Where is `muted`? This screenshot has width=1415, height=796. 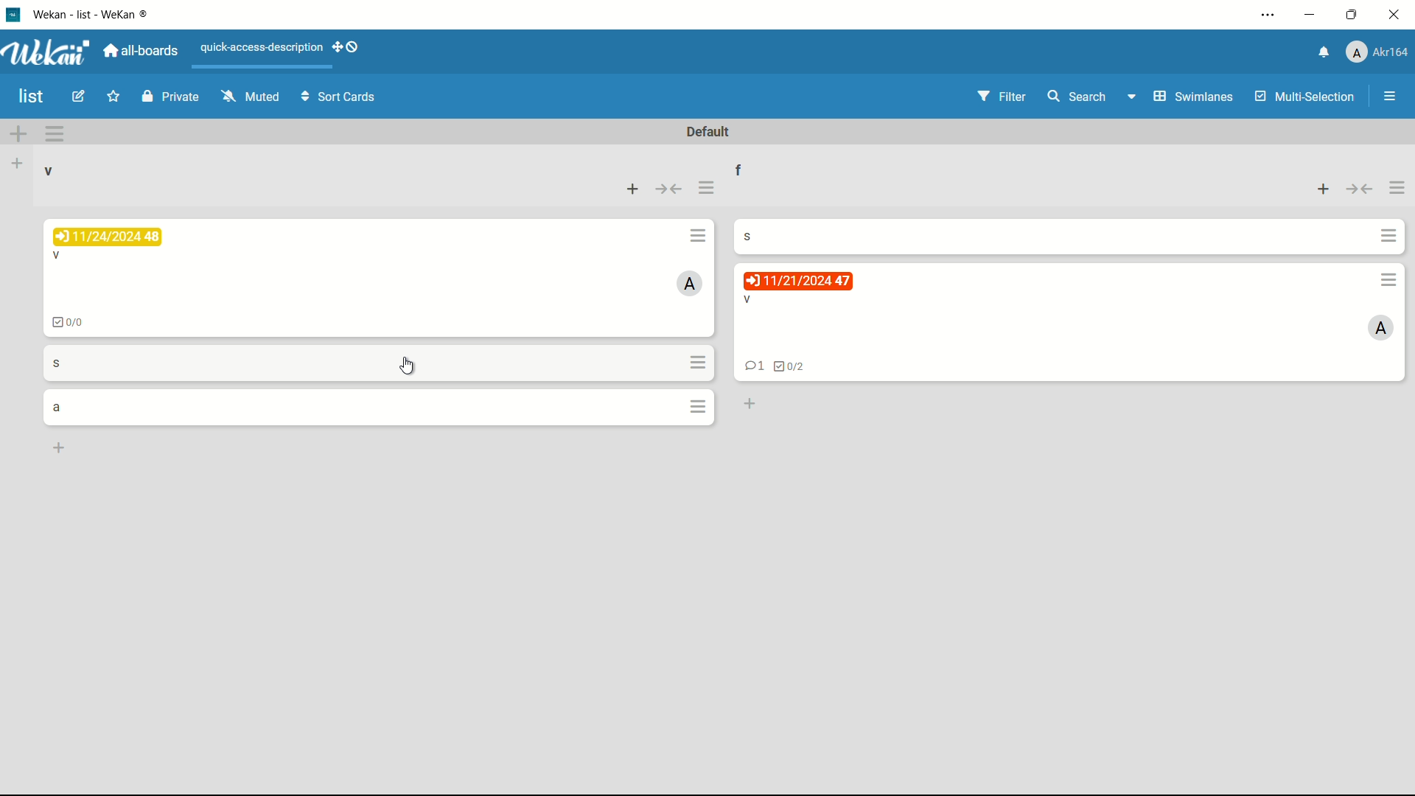
muted is located at coordinates (250, 96).